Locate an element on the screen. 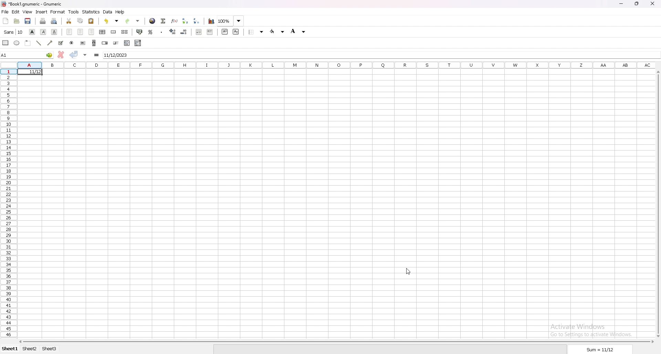 The height and width of the screenshot is (354, 661). help is located at coordinates (121, 12).